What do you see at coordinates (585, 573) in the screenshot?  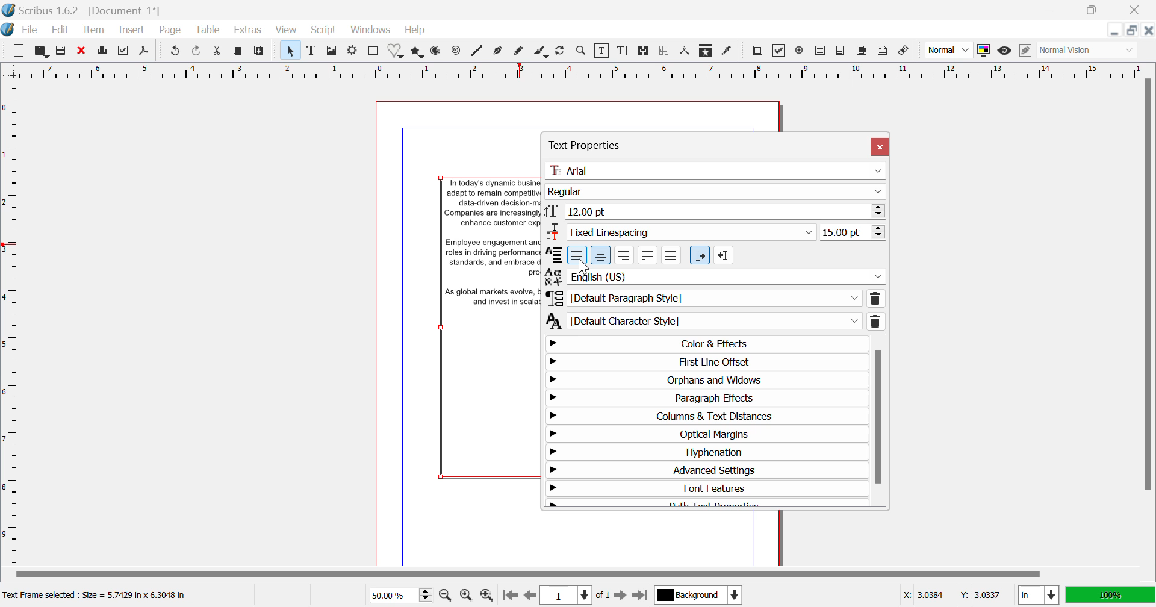 I see `Scroll Bar` at bounding box center [585, 573].